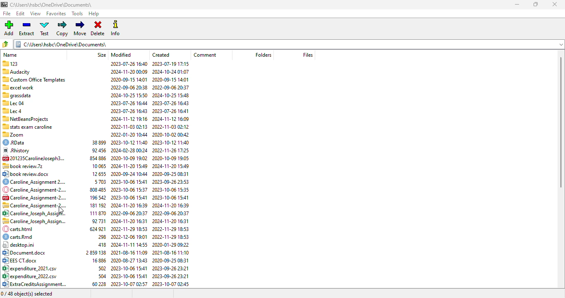 This screenshot has width=565, height=298. Describe the element at coordinates (26, 28) in the screenshot. I see `extract` at that location.